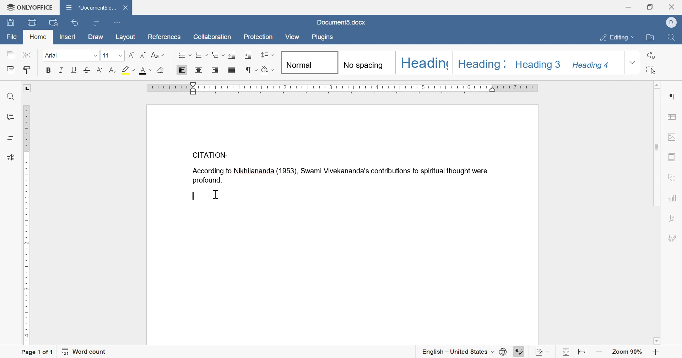  What do you see at coordinates (62, 70) in the screenshot?
I see `italic` at bounding box center [62, 70].